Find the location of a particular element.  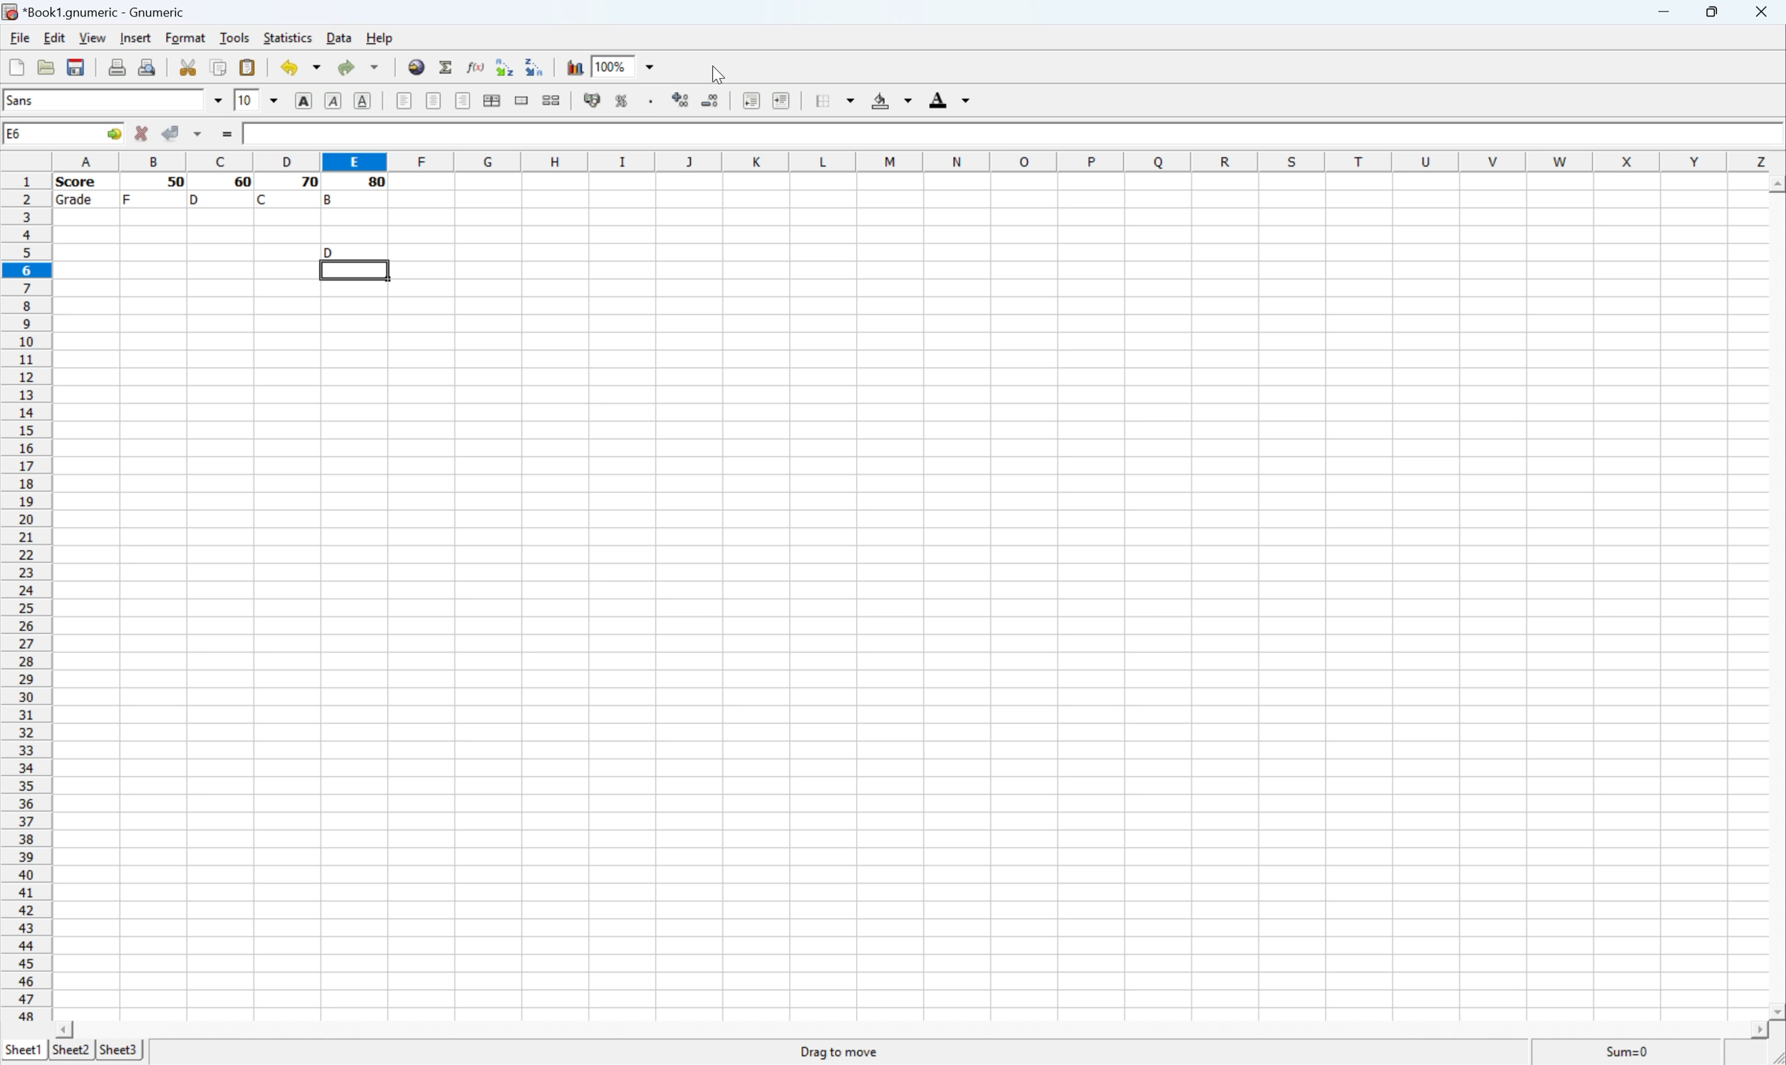

Format the selection as percentage is located at coordinates (623, 102).